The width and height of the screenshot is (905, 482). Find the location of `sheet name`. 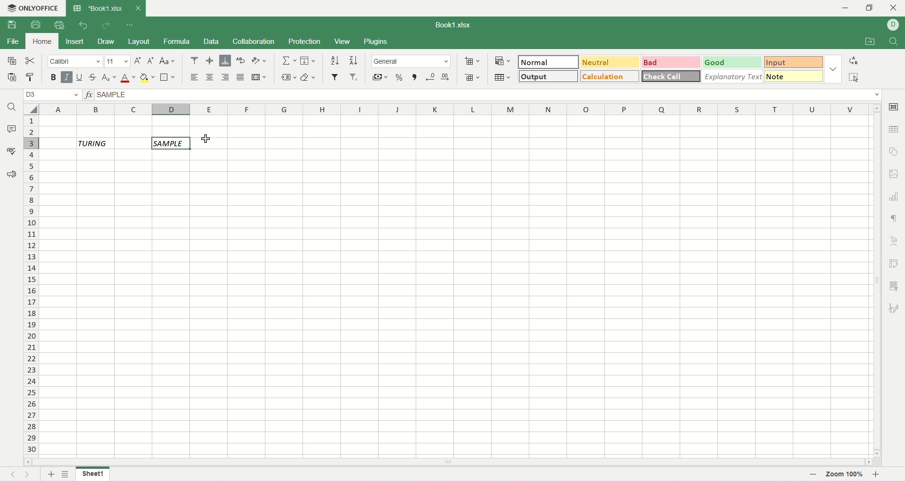

sheet name is located at coordinates (91, 475).